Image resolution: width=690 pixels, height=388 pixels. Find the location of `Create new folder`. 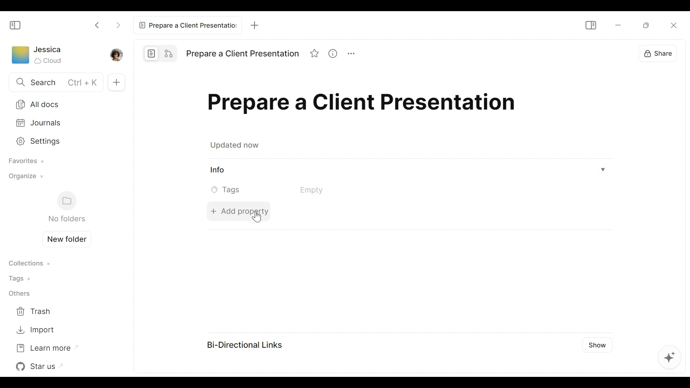

Create new folder is located at coordinates (64, 238).